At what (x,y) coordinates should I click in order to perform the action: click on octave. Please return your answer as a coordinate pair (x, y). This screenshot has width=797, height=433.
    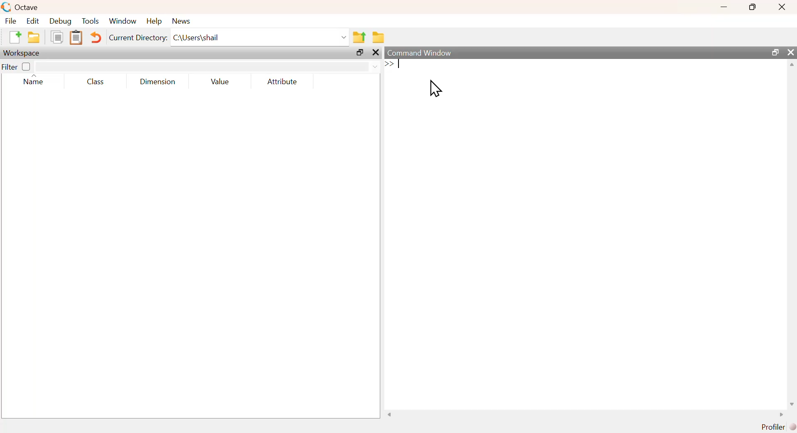
    Looking at the image, I should click on (21, 7).